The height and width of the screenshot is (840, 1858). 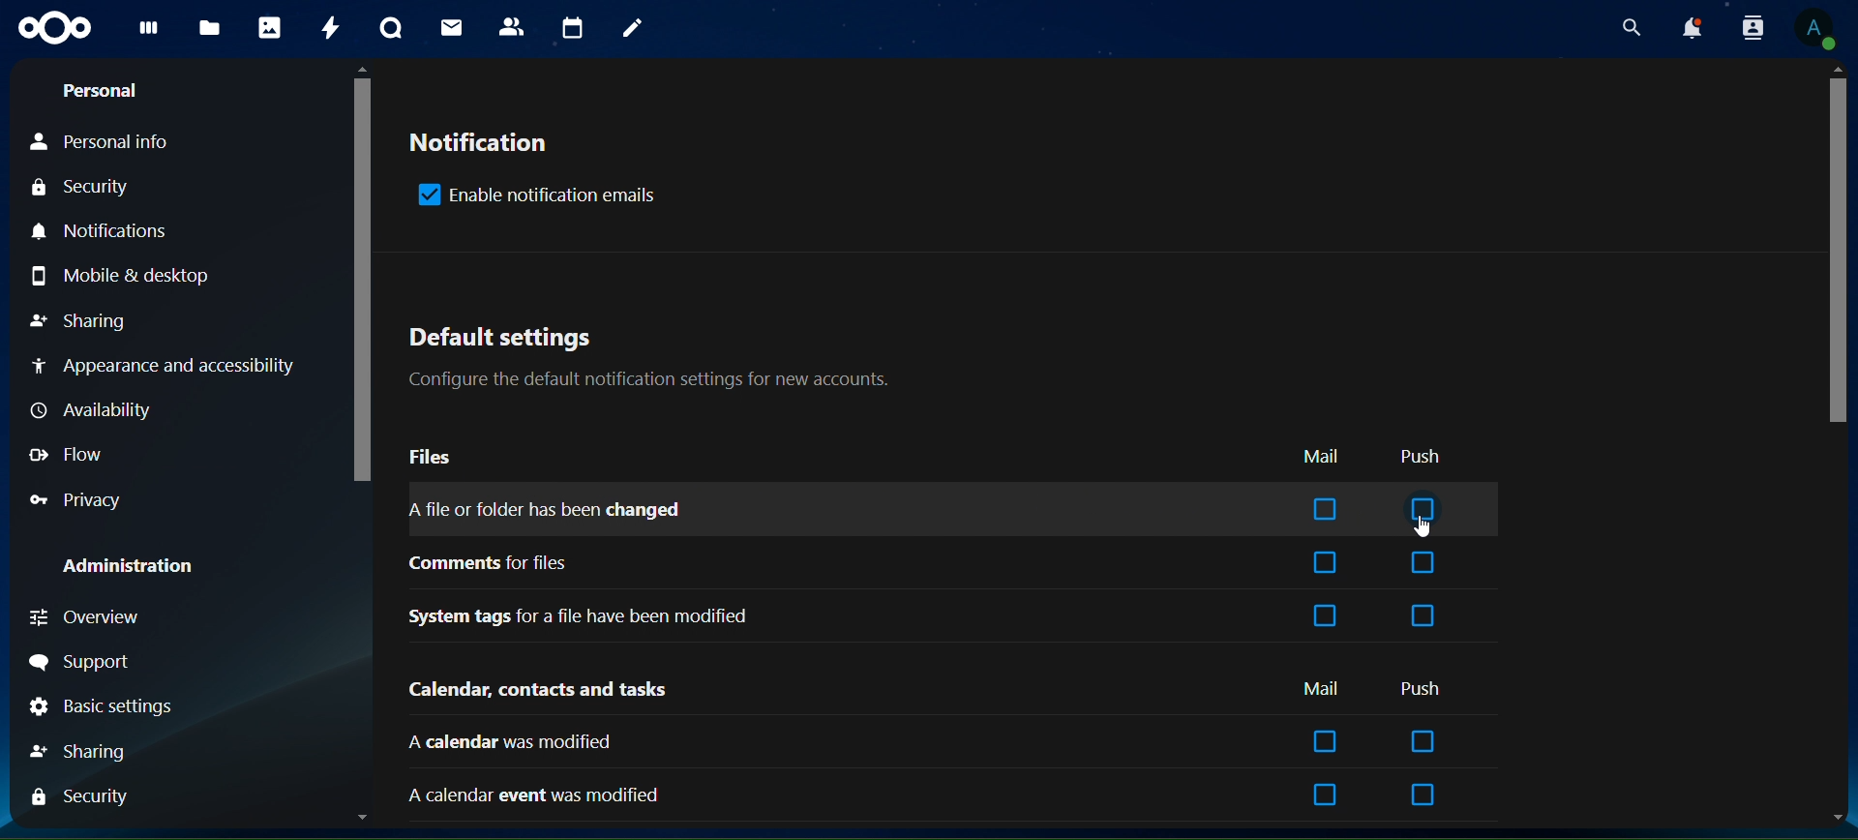 What do you see at coordinates (574, 28) in the screenshot?
I see `calendar` at bounding box center [574, 28].